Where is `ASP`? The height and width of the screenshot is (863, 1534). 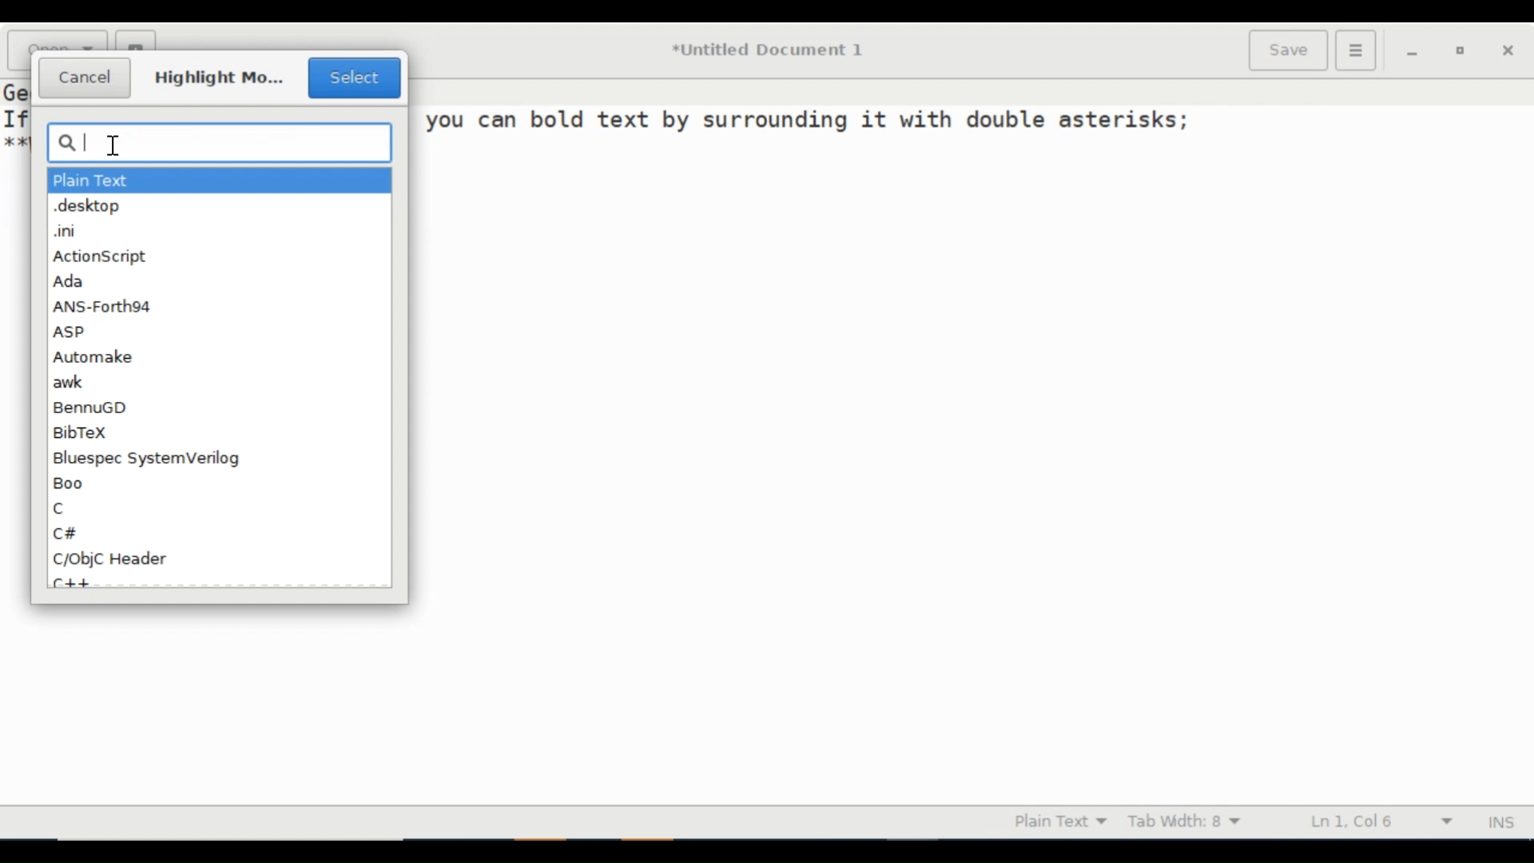 ASP is located at coordinates (69, 332).